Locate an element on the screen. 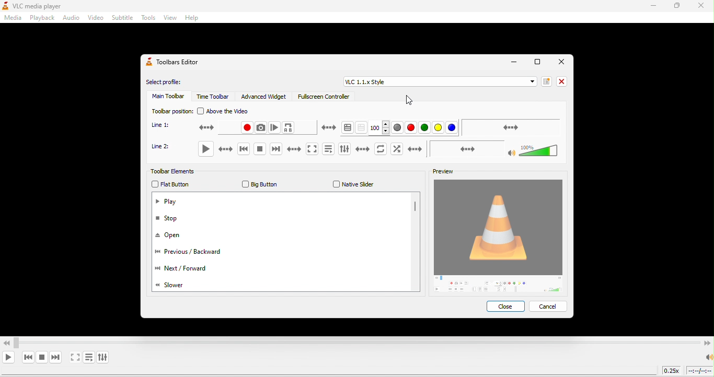  frame by frame is located at coordinates (414, 149).